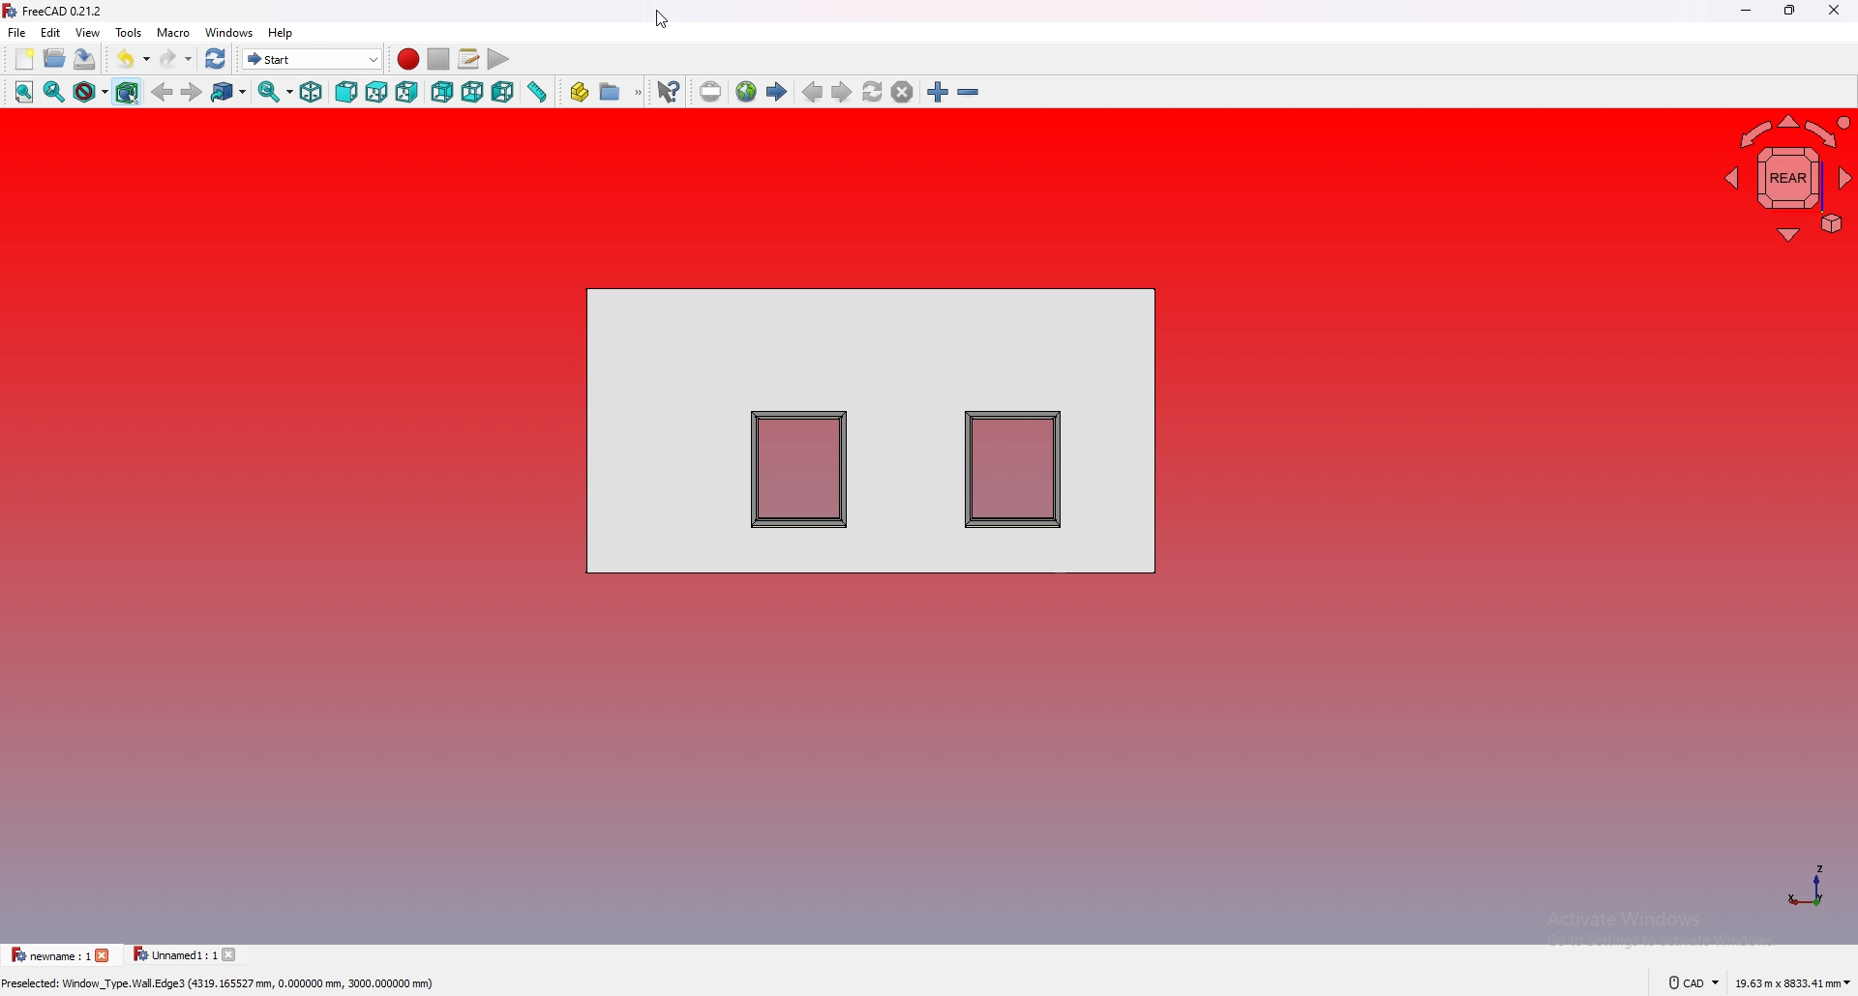  Describe the element at coordinates (215, 59) in the screenshot. I see `refresh` at that location.